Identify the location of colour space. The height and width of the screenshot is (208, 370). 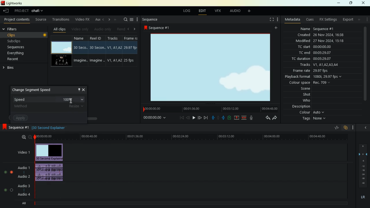
(310, 83).